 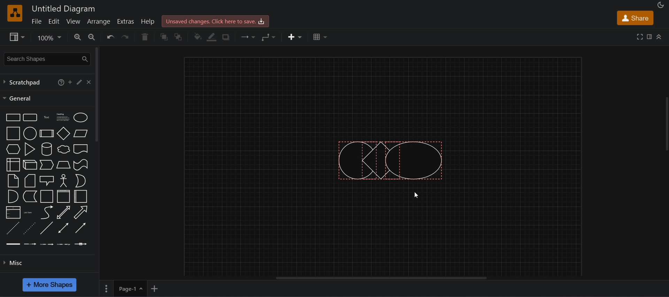 What do you see at coordinates (36, 21) in the screenshot?
I see `file` at bounding box center [36, 21].